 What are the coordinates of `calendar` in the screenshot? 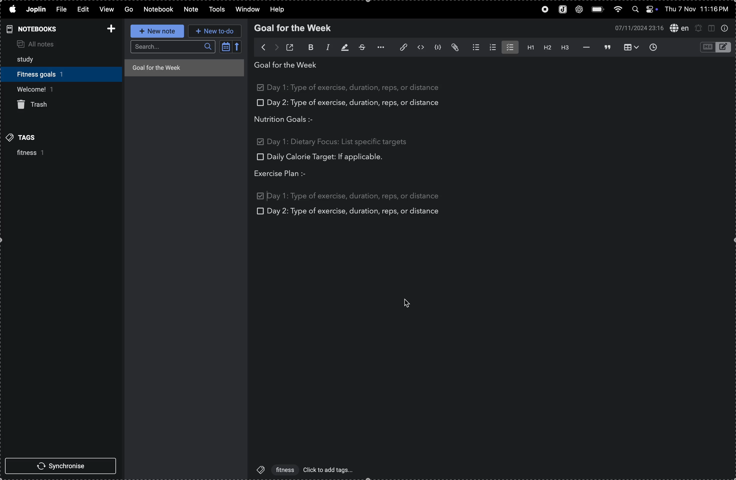 It's located at (231, 48).